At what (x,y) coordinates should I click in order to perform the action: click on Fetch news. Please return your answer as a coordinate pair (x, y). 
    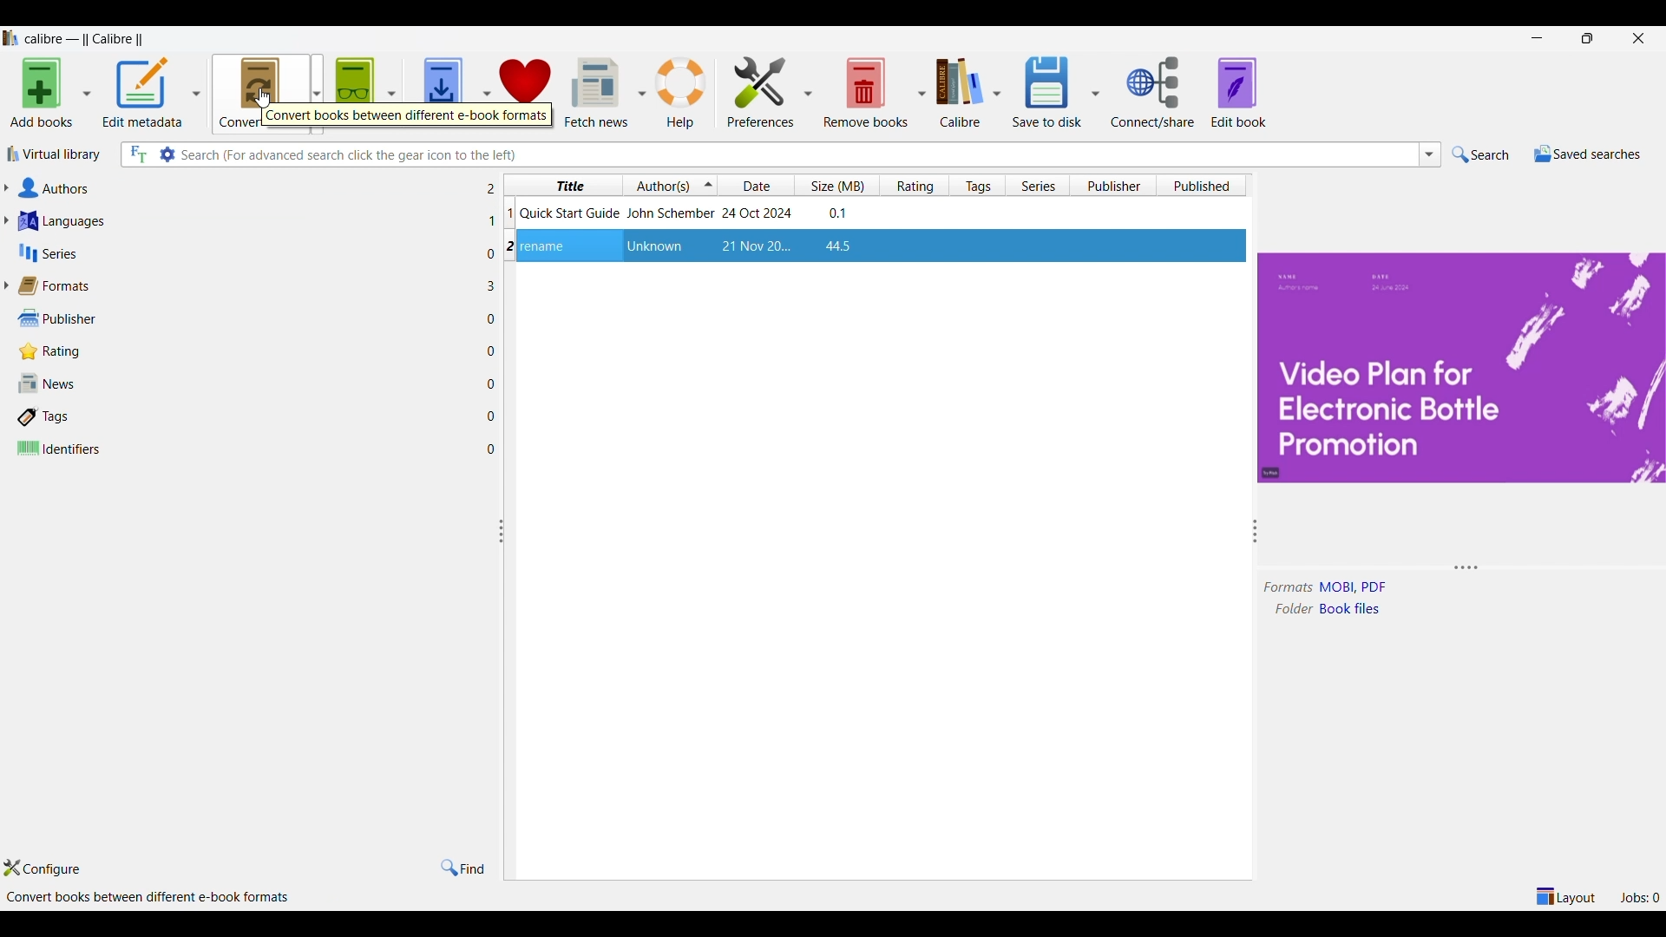
    Looking at the image, I should click on (595, 93).